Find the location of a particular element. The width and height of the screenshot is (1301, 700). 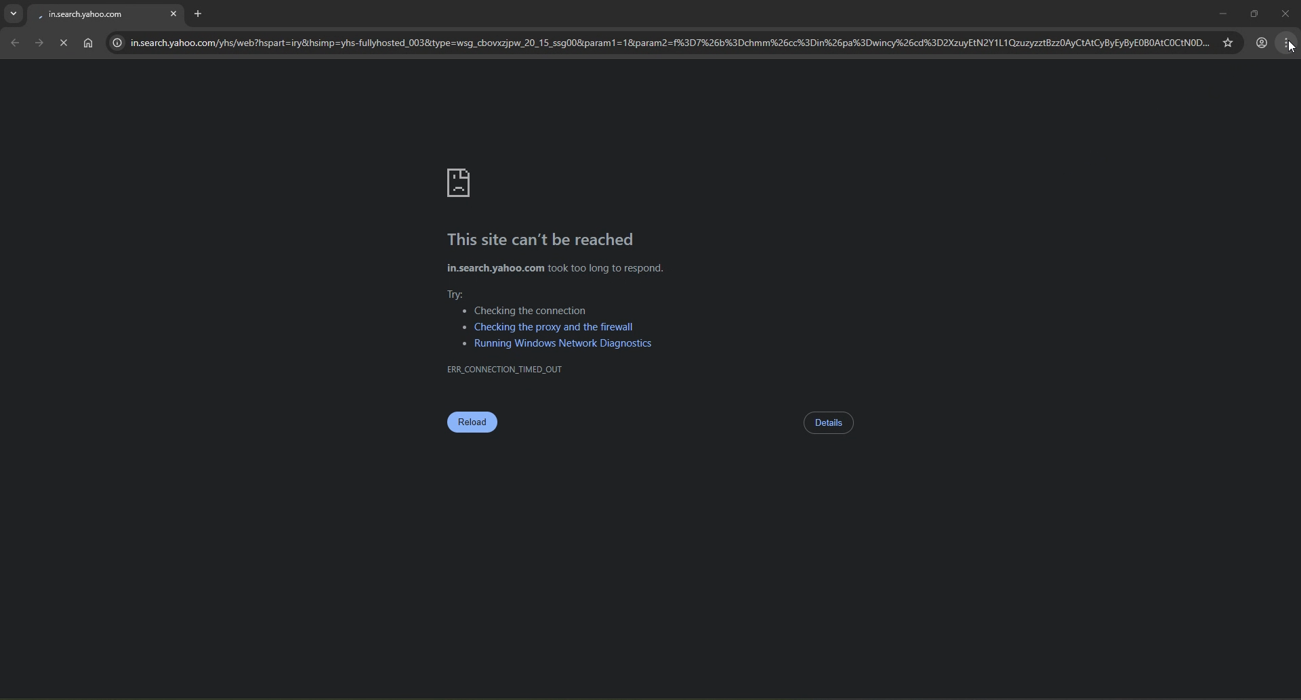

Stop Reload is located at coordinates (62, 42).